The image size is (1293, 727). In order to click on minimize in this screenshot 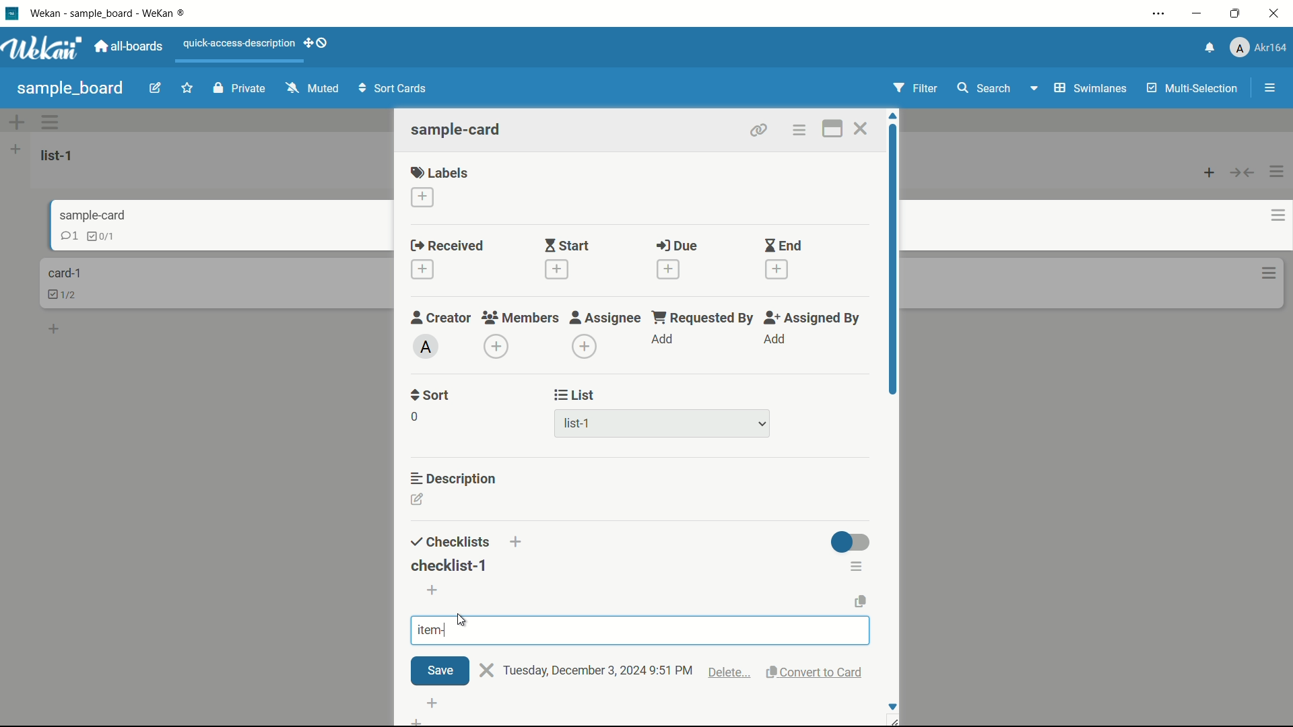, I will do `click(1199, 13)`.